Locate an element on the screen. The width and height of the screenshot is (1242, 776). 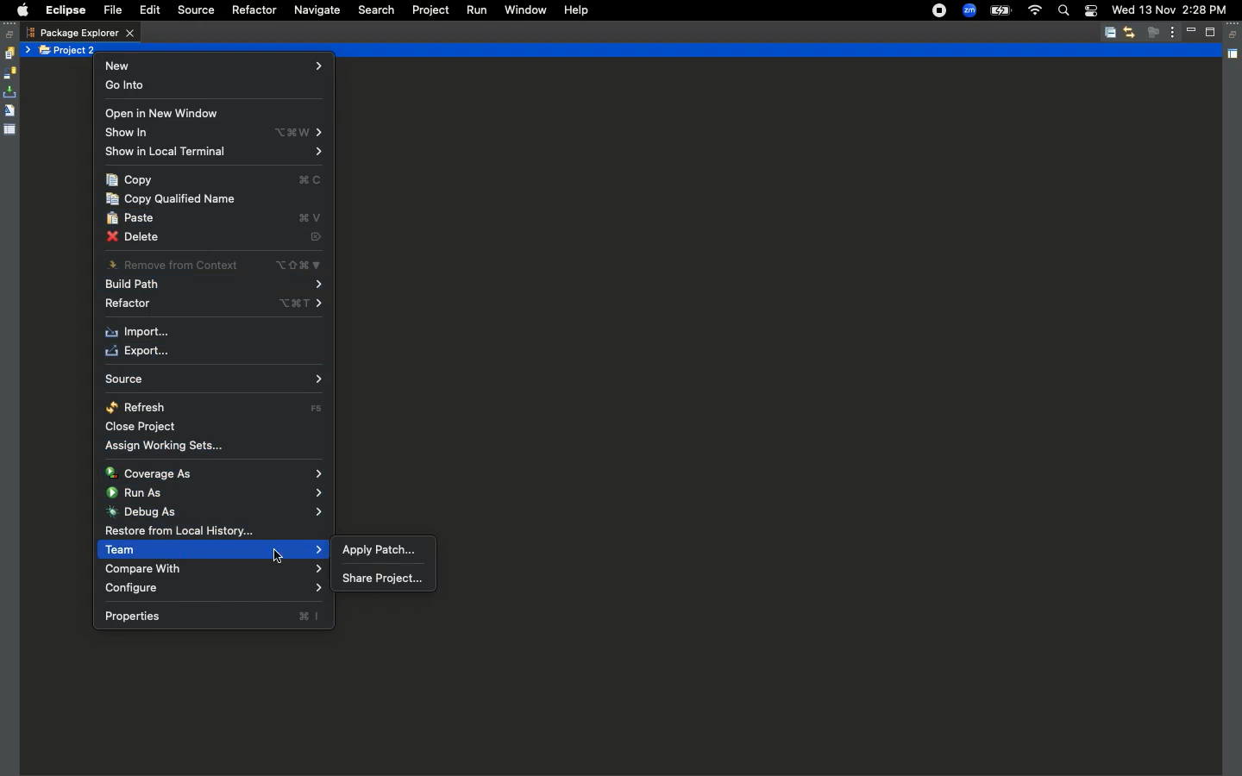
Coverage as is located at coordinates (216, 473).